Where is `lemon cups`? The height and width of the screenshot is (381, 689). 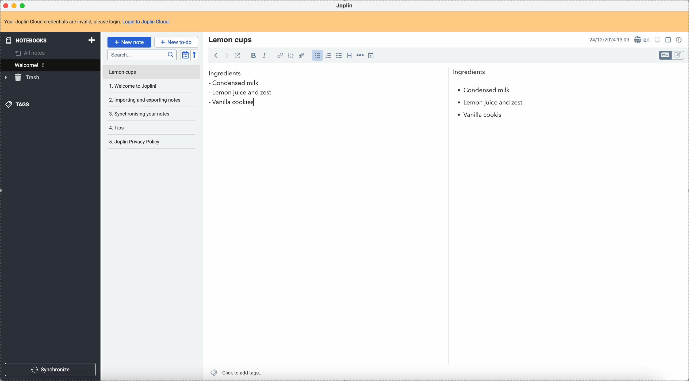 lemon cups is located at coordinates (231, 39).